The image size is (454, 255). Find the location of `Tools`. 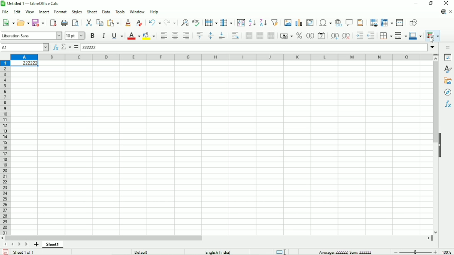

Tools is located at coordinates (119, 11).